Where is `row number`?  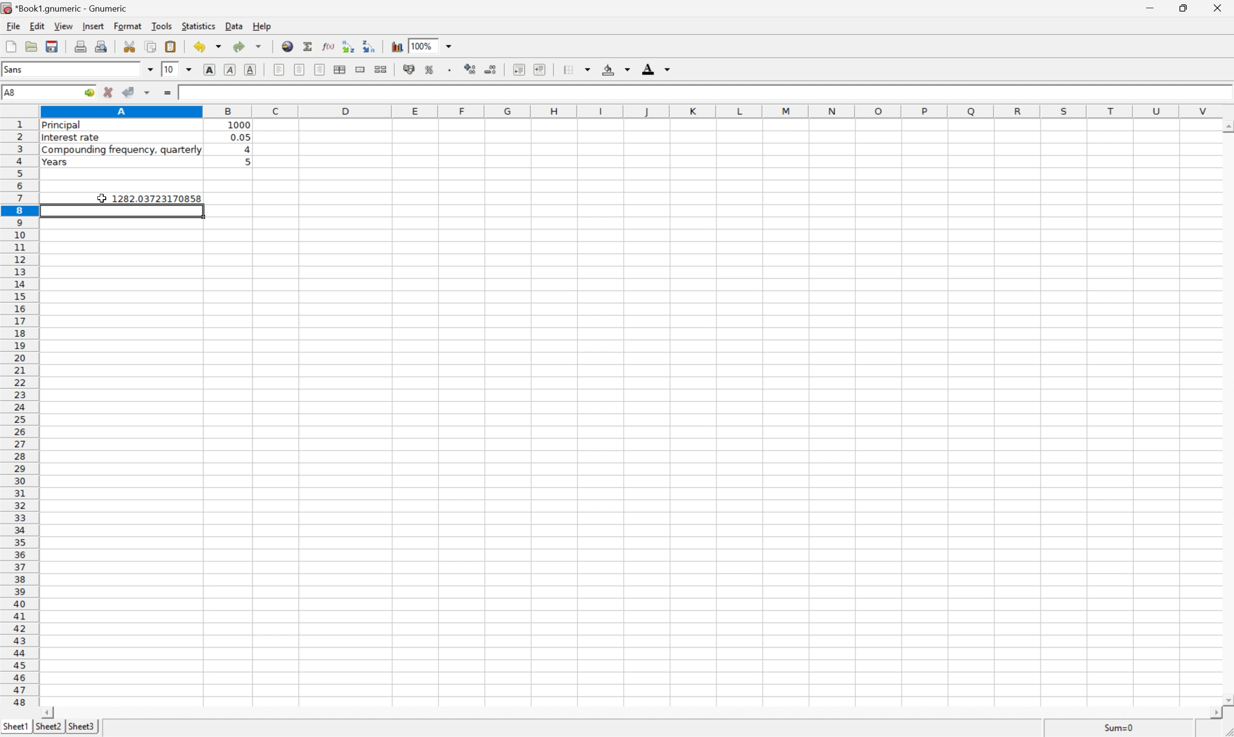
row number is located at coordinates (18, 412).